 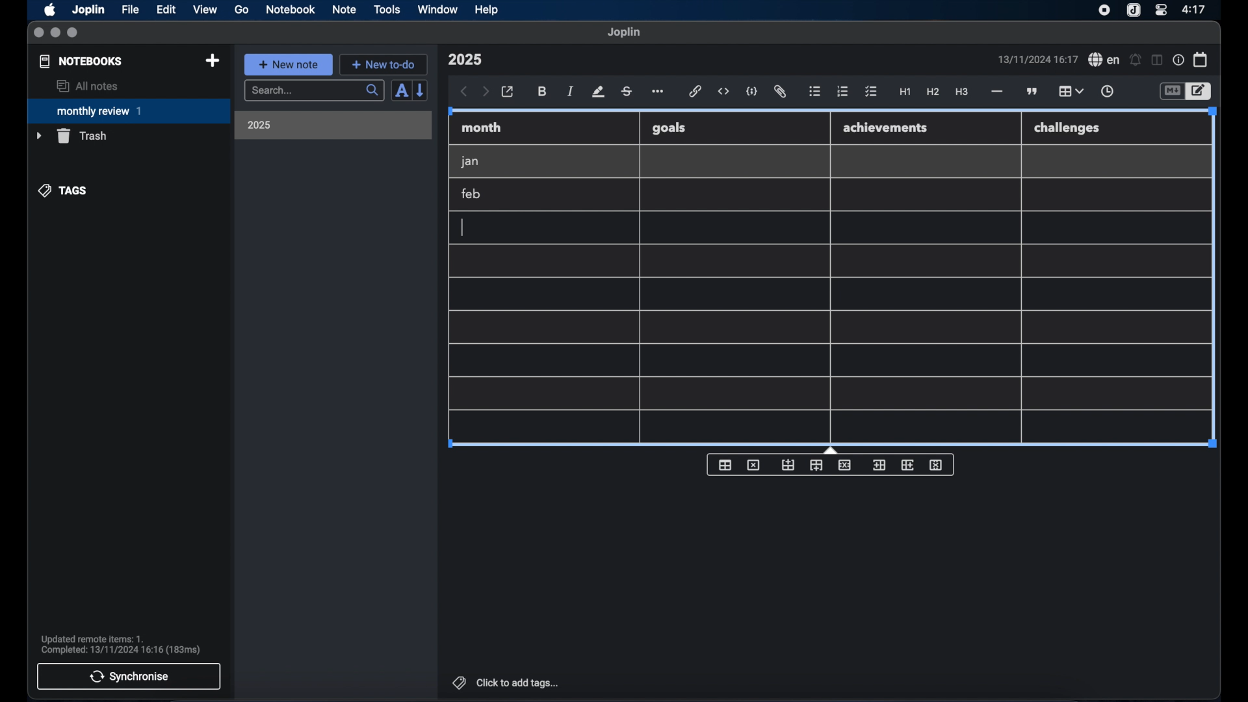 I want to click on achievements, so click(x=886, y=128).